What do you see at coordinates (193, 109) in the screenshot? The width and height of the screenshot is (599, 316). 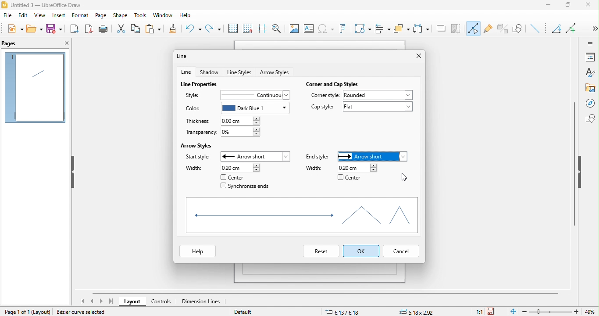 I see `color` at bounding box center [193, 109].